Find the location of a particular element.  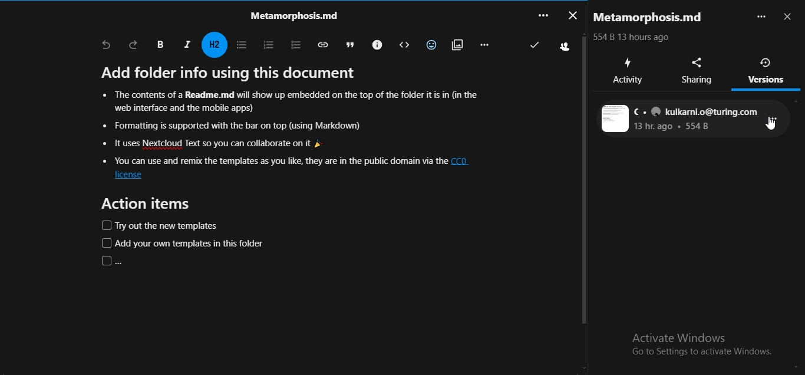

sharing is located at coordinates (699, 71).